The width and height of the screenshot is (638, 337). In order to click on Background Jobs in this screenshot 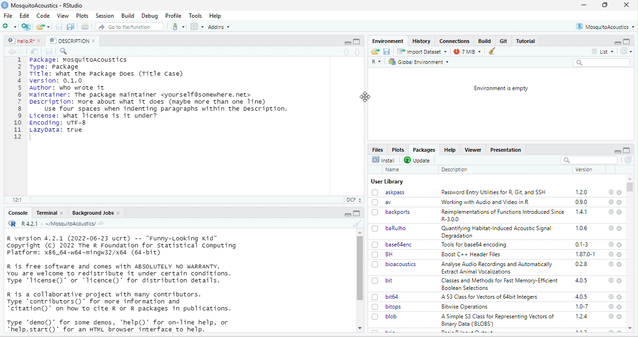, I will do `click(95, 212)`.